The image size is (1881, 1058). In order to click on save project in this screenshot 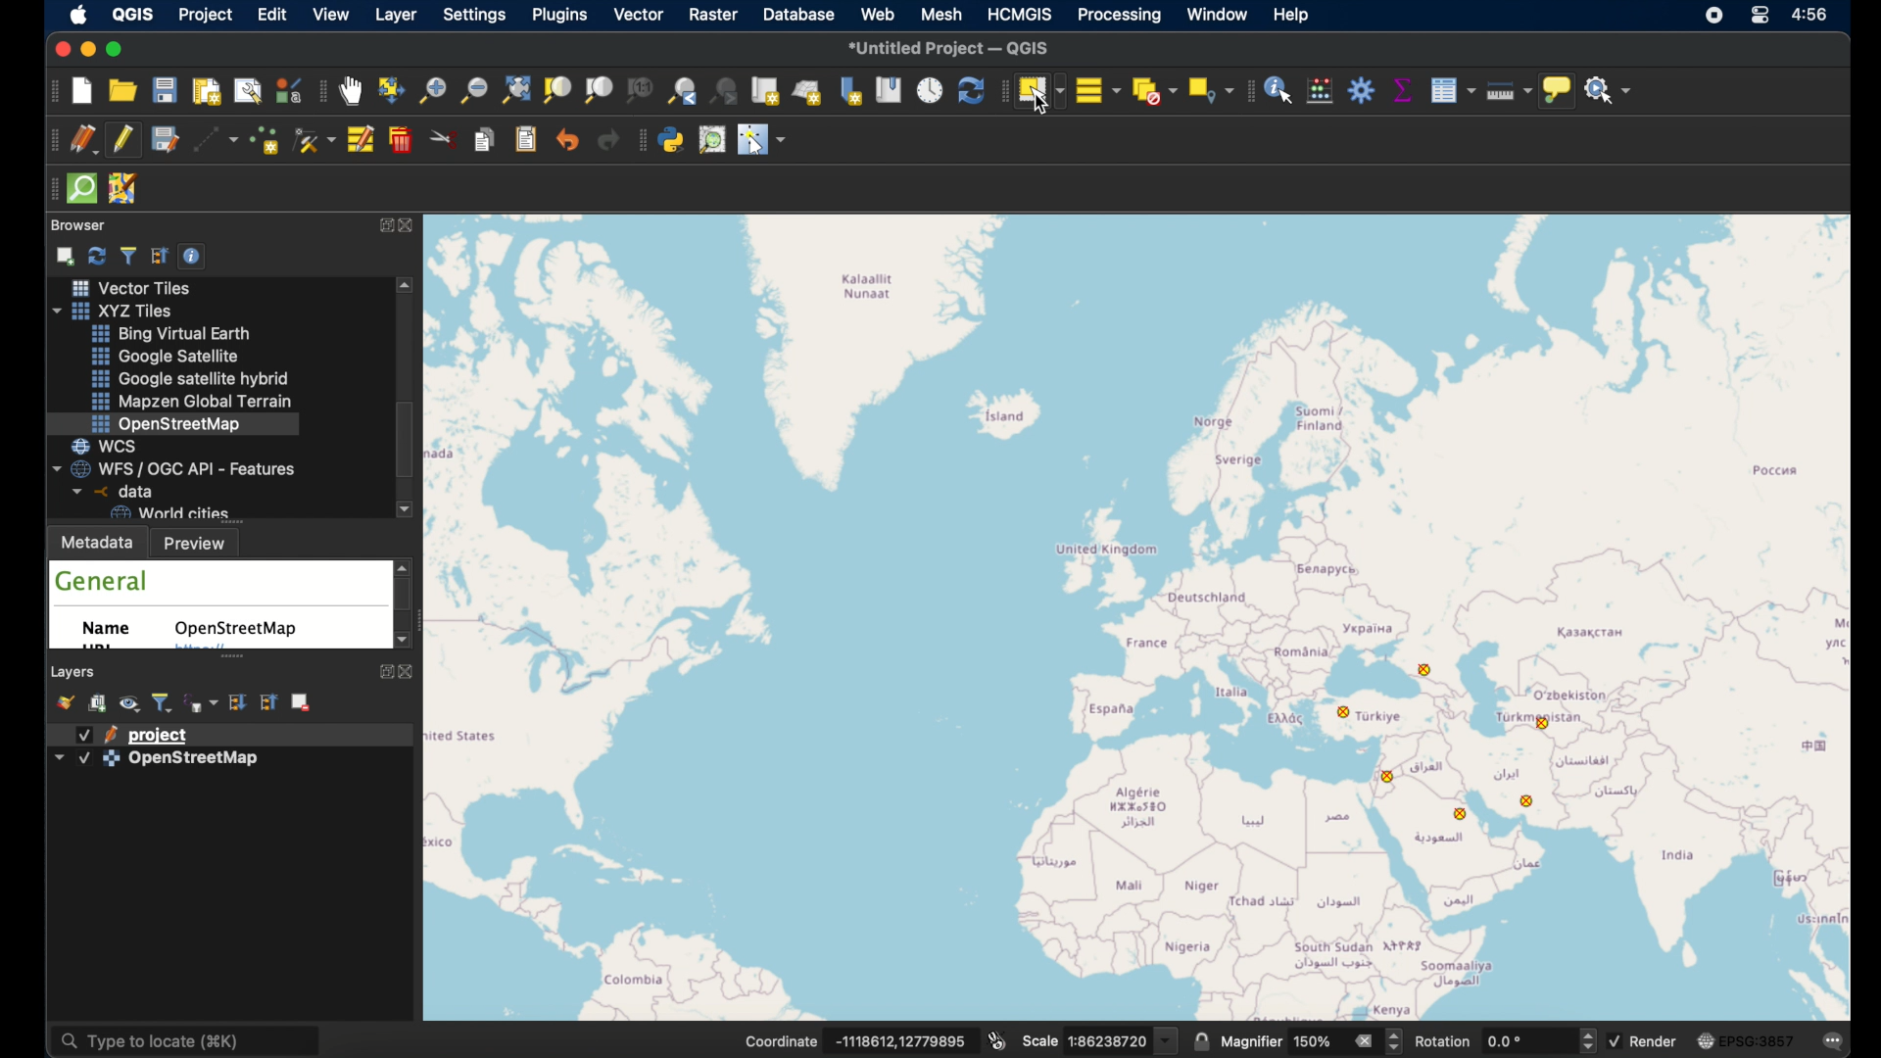, I will do `click(164, 140)`.